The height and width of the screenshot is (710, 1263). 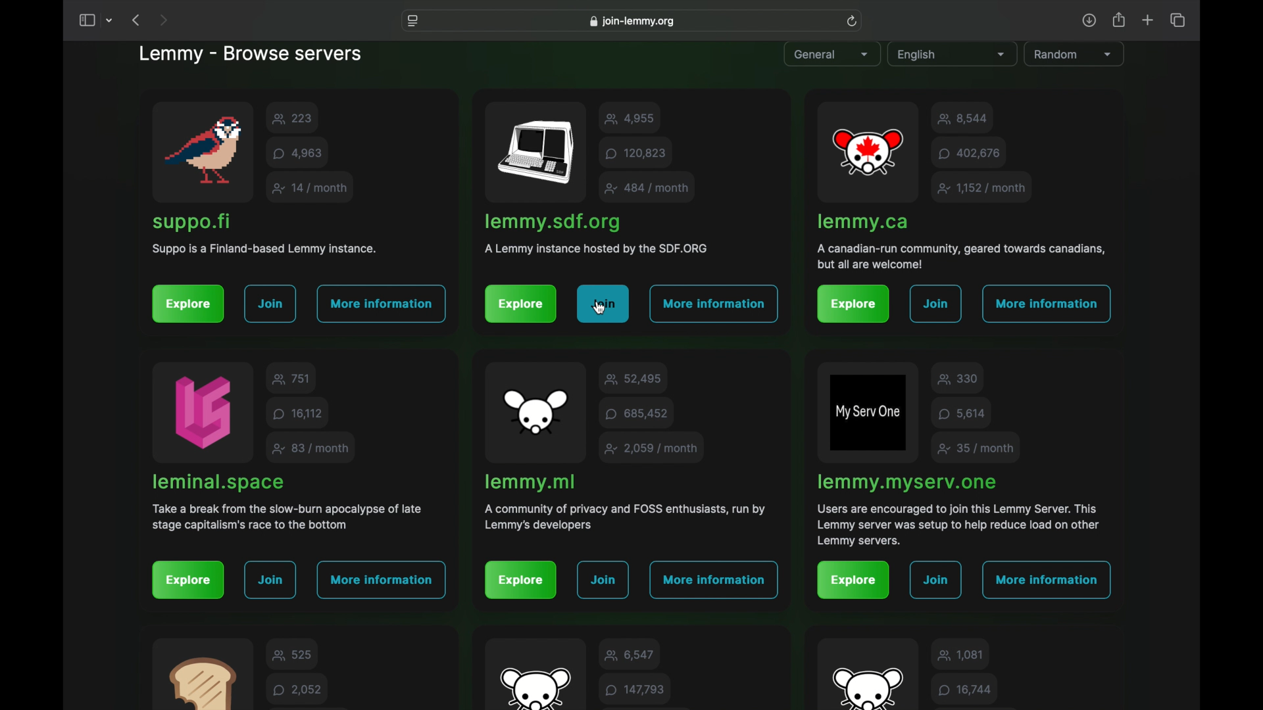 What do you see at coordinates (651, 449) in the screenshot?
I see `stat` at bounding box center [651, 449].